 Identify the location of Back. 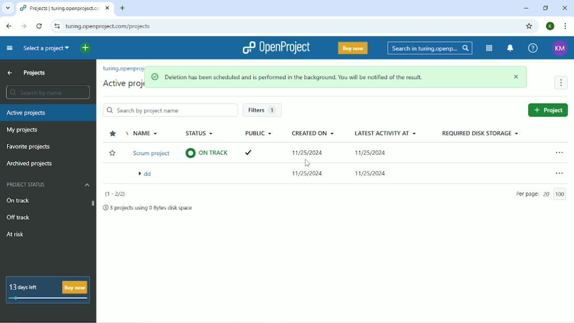
(8, 26).